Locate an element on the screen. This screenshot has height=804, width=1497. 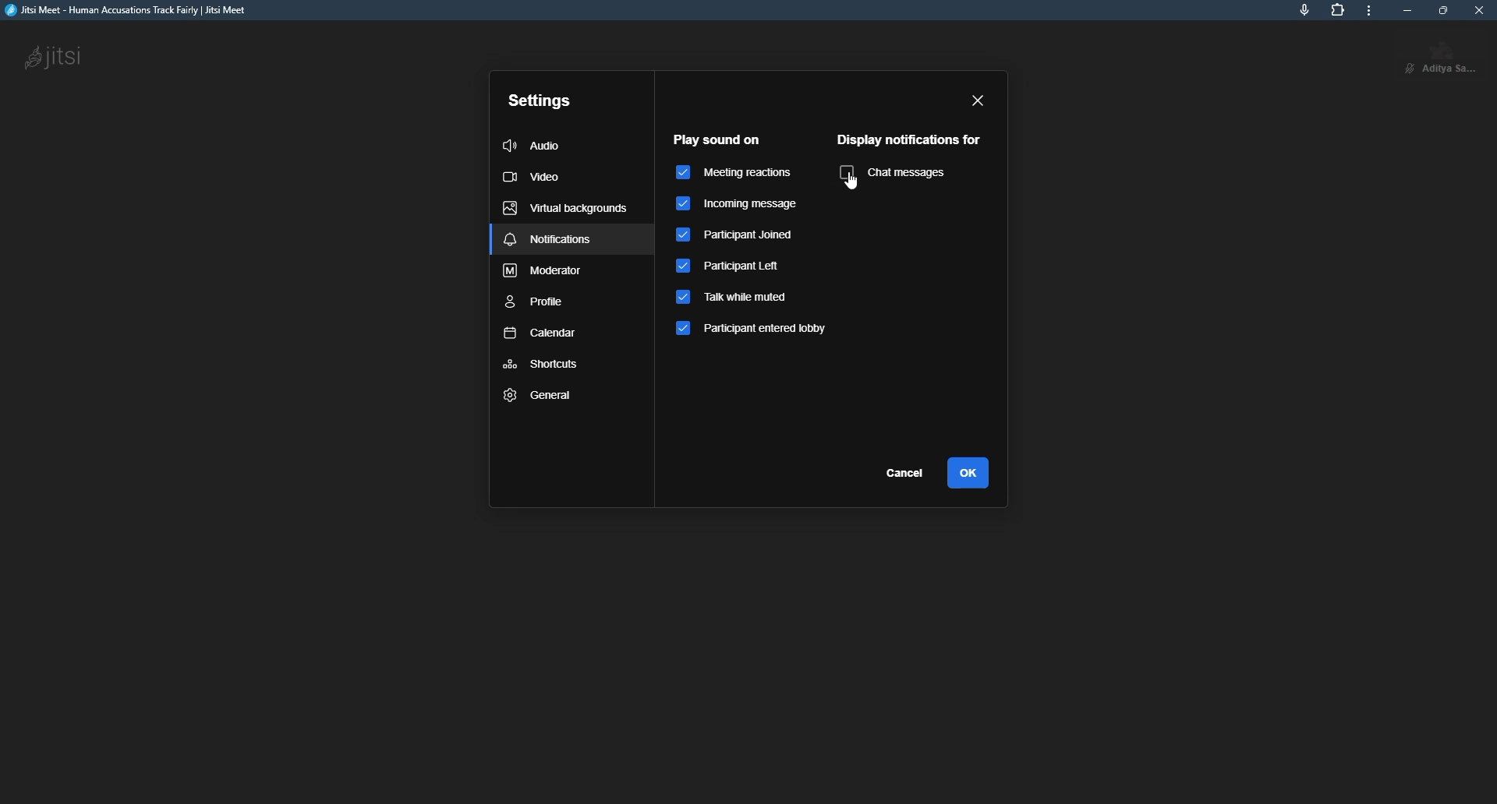
meeting reactions is located at coordinates (733, 171).